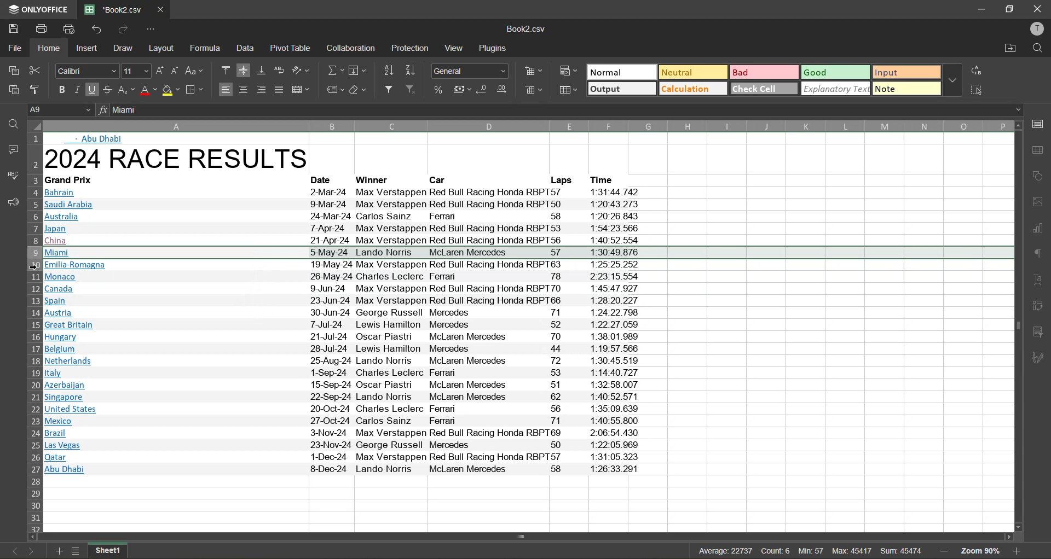 This screenshot has height=559, width=1051. I want to click on decrease decimal, so click(483, 91).